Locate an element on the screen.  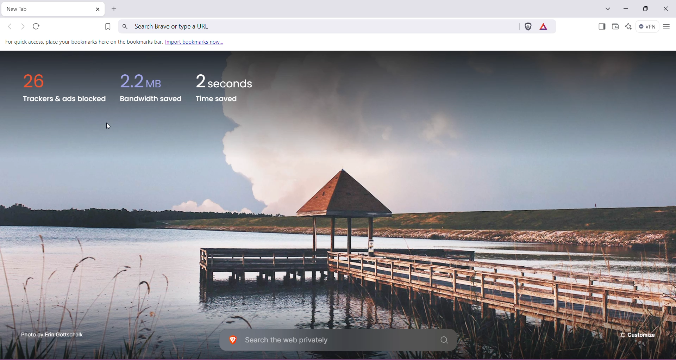
2 seconds time saved is located at coordinates (226, 89).